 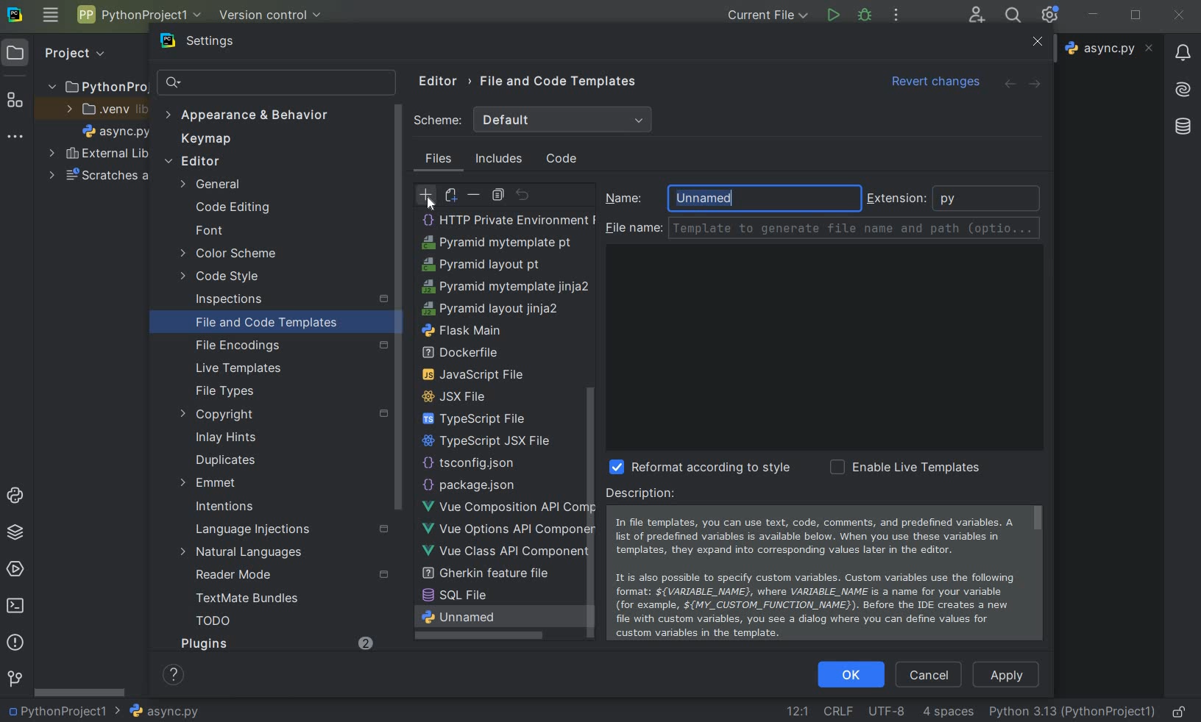 What do you see at coordinates (990, 198) in the screenshot?
I see `python extenstion` at bounding box center [990, 198].